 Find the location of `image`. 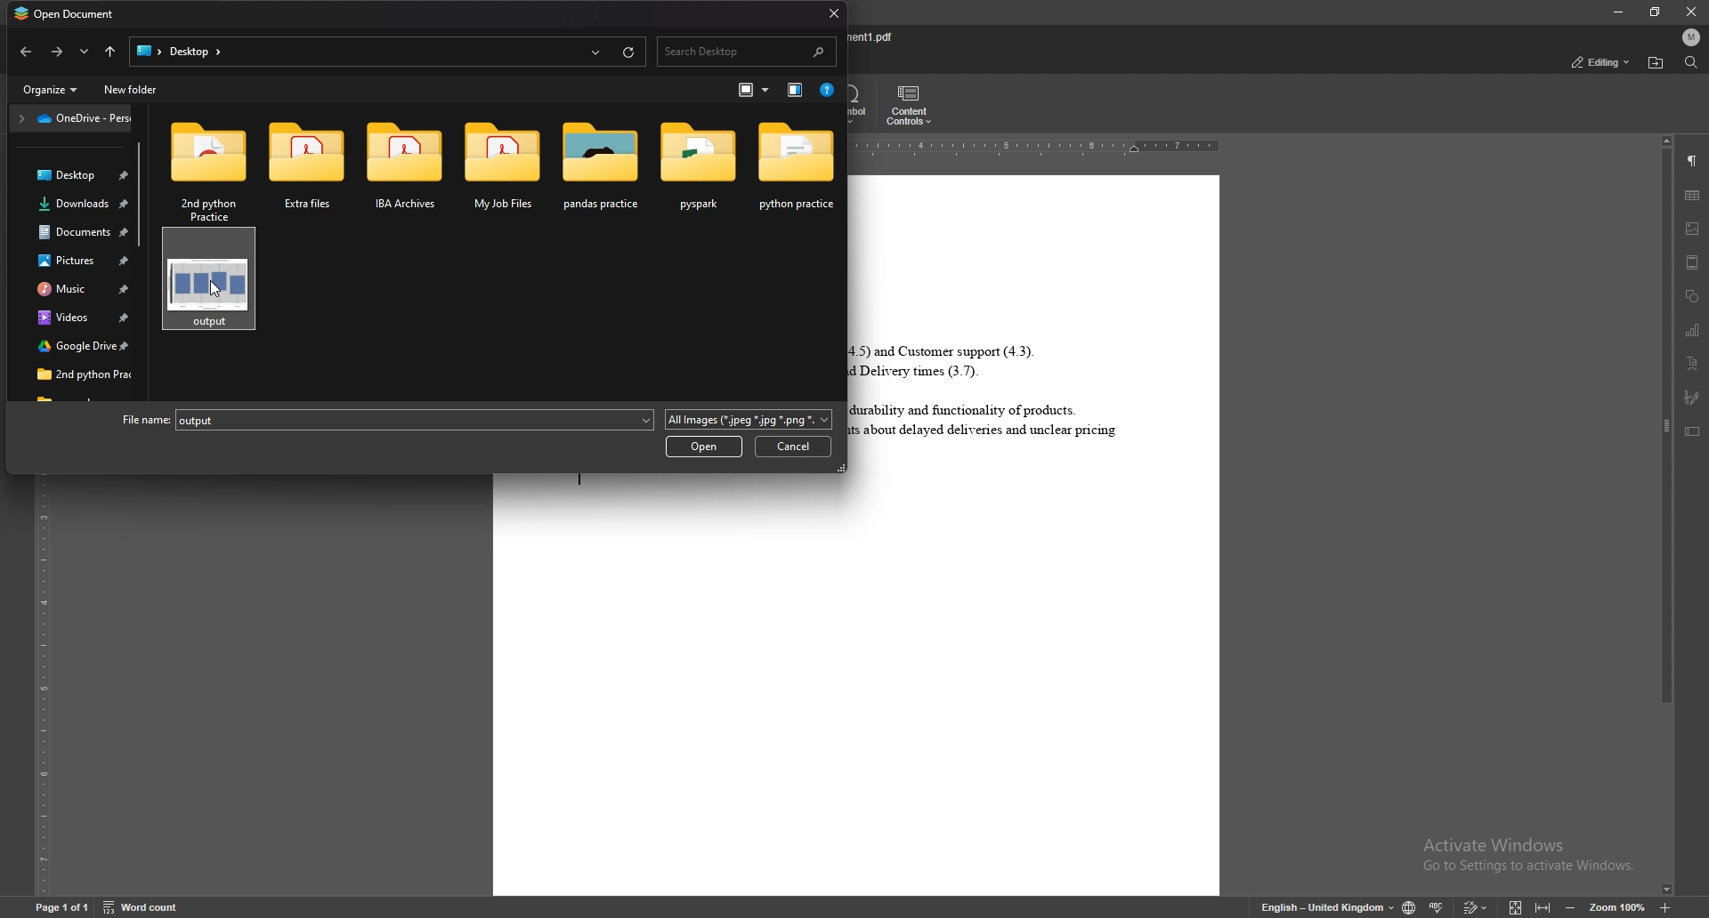

image is located at coordinates (208, 282).